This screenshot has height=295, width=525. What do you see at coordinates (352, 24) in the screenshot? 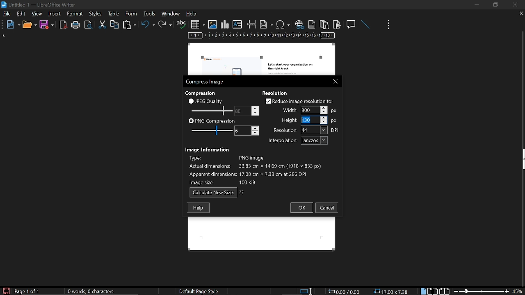
I see `insert comment` at bounding box center [352, 24].